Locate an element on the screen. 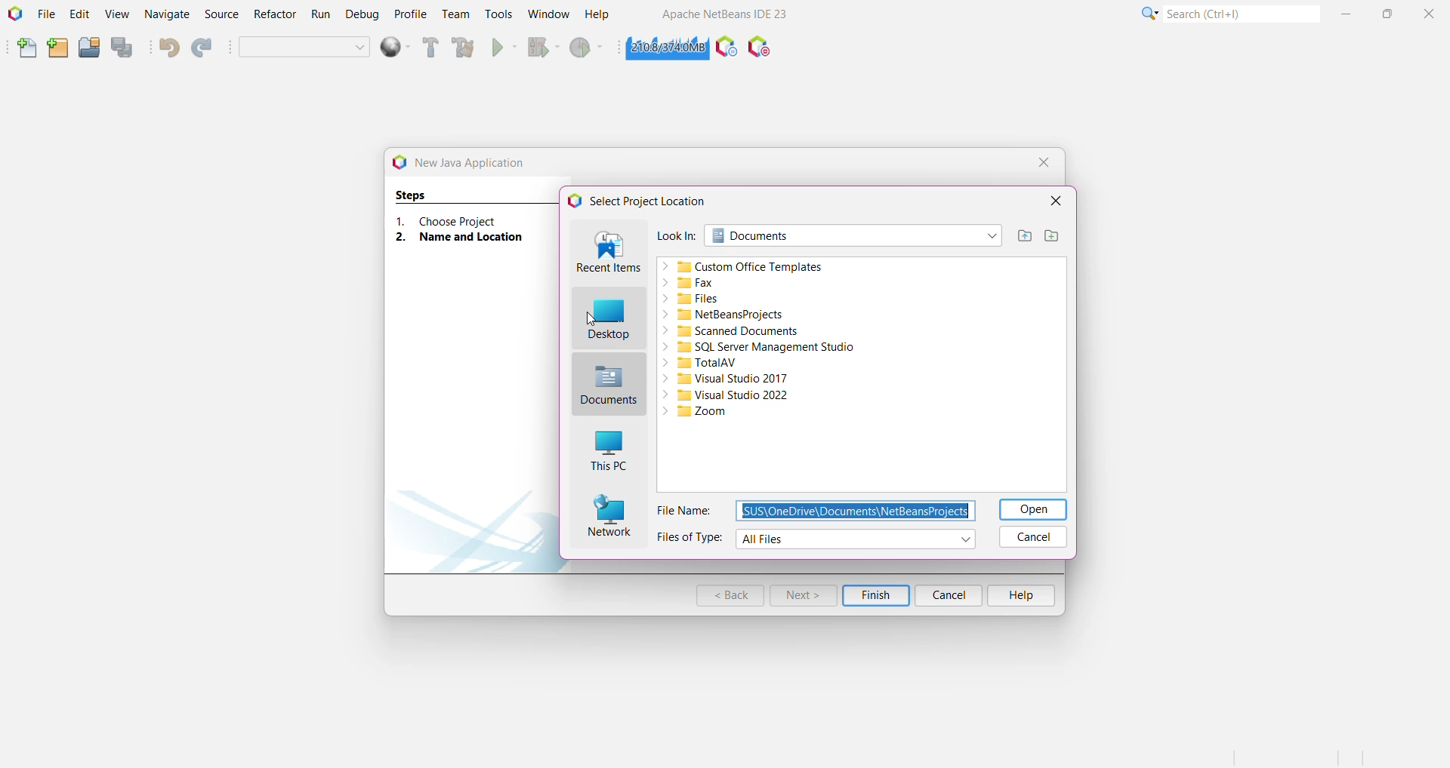  Profile Project is located at coordinates (588, 48).